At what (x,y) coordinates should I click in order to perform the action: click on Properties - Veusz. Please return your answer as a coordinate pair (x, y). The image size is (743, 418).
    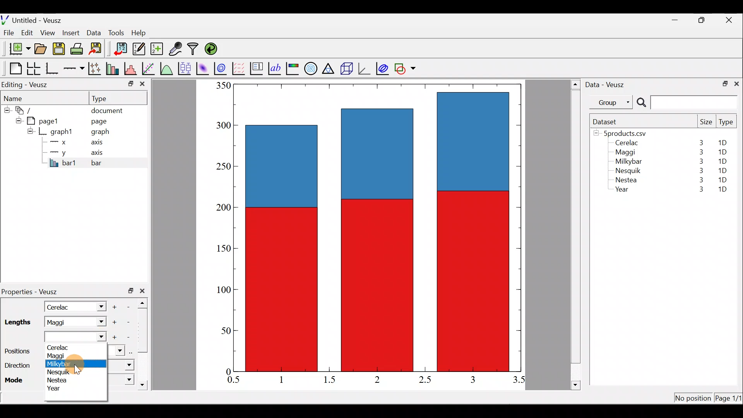
    Looking at the image, I should click on (33, 292).